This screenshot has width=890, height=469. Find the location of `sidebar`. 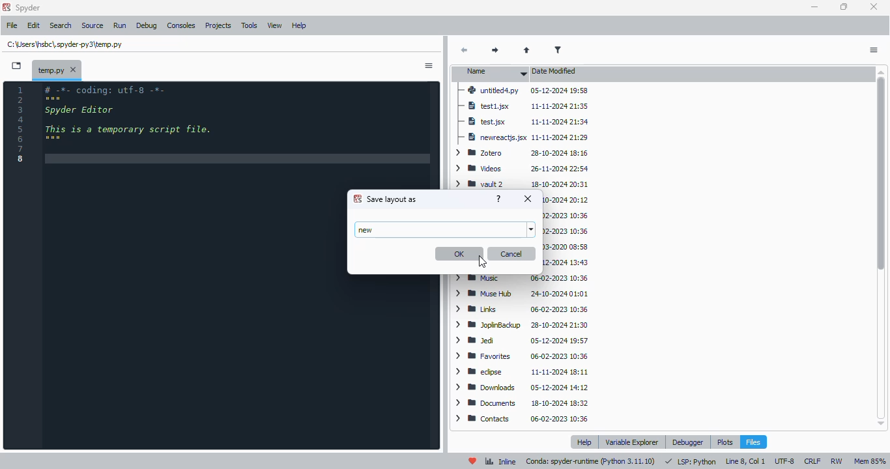

sidebar is located at coordinates (429, 66).